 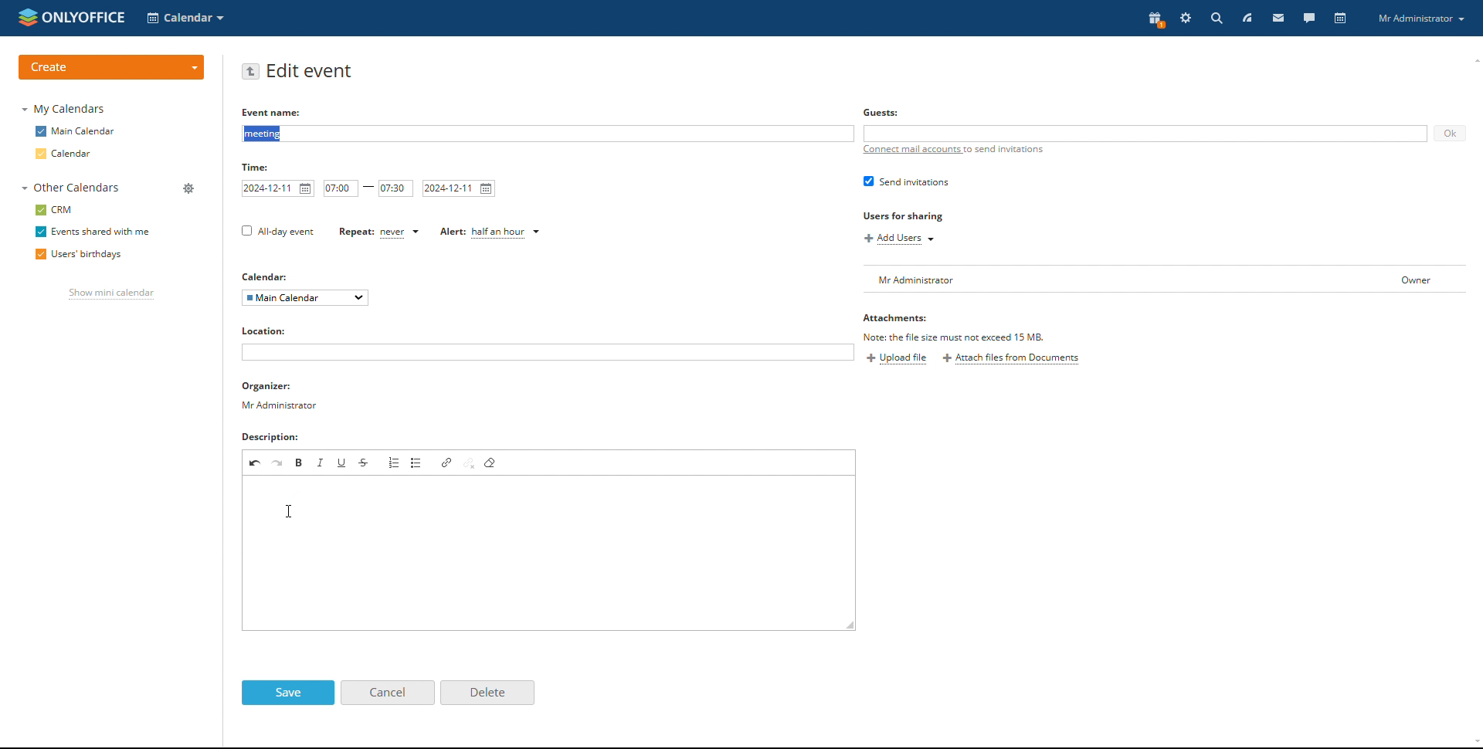 I want to click on my calendars, so click(x=66, y=108).